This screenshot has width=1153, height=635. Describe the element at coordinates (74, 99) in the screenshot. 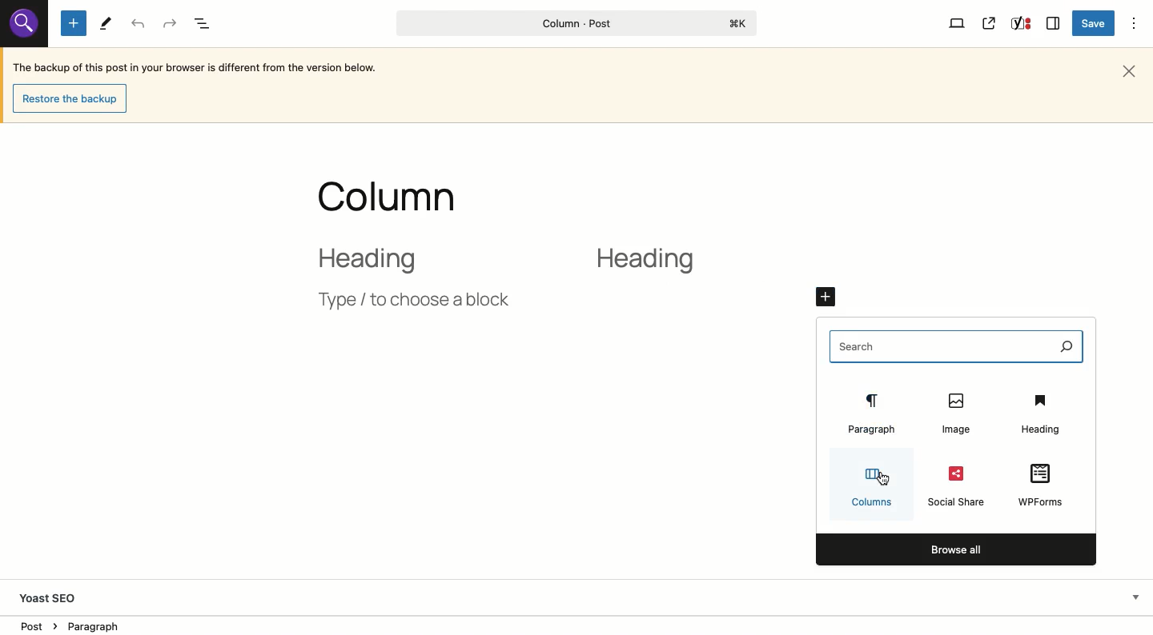

I see `Restore the backup` at that location.